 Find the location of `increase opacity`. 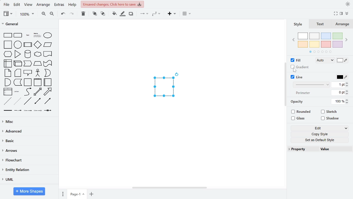

increase opacity is located at coordinates (347, 100).